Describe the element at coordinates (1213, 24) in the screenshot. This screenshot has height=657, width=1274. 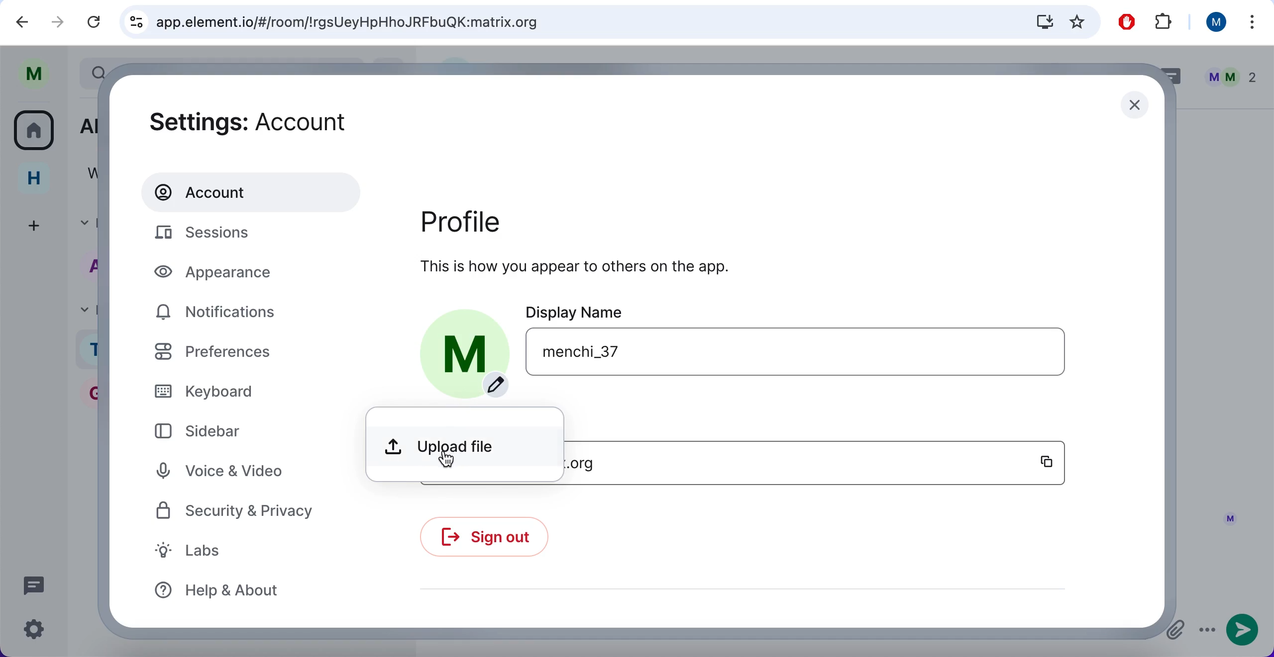
I see `user` at that location.